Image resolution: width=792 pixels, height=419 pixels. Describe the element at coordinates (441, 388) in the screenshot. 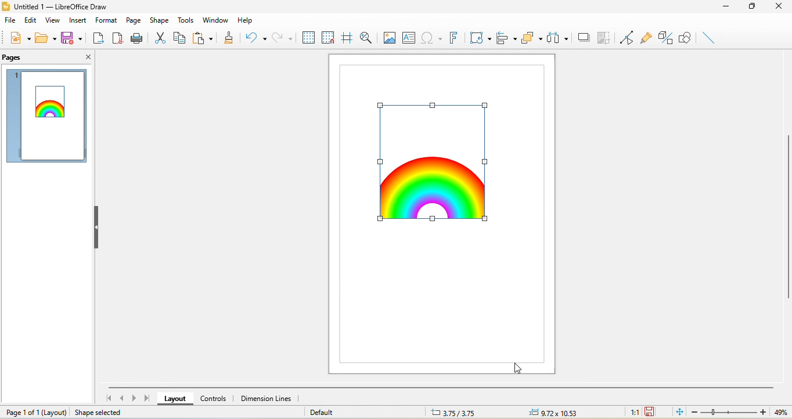

I see `horizontal scroll bar` at that location.